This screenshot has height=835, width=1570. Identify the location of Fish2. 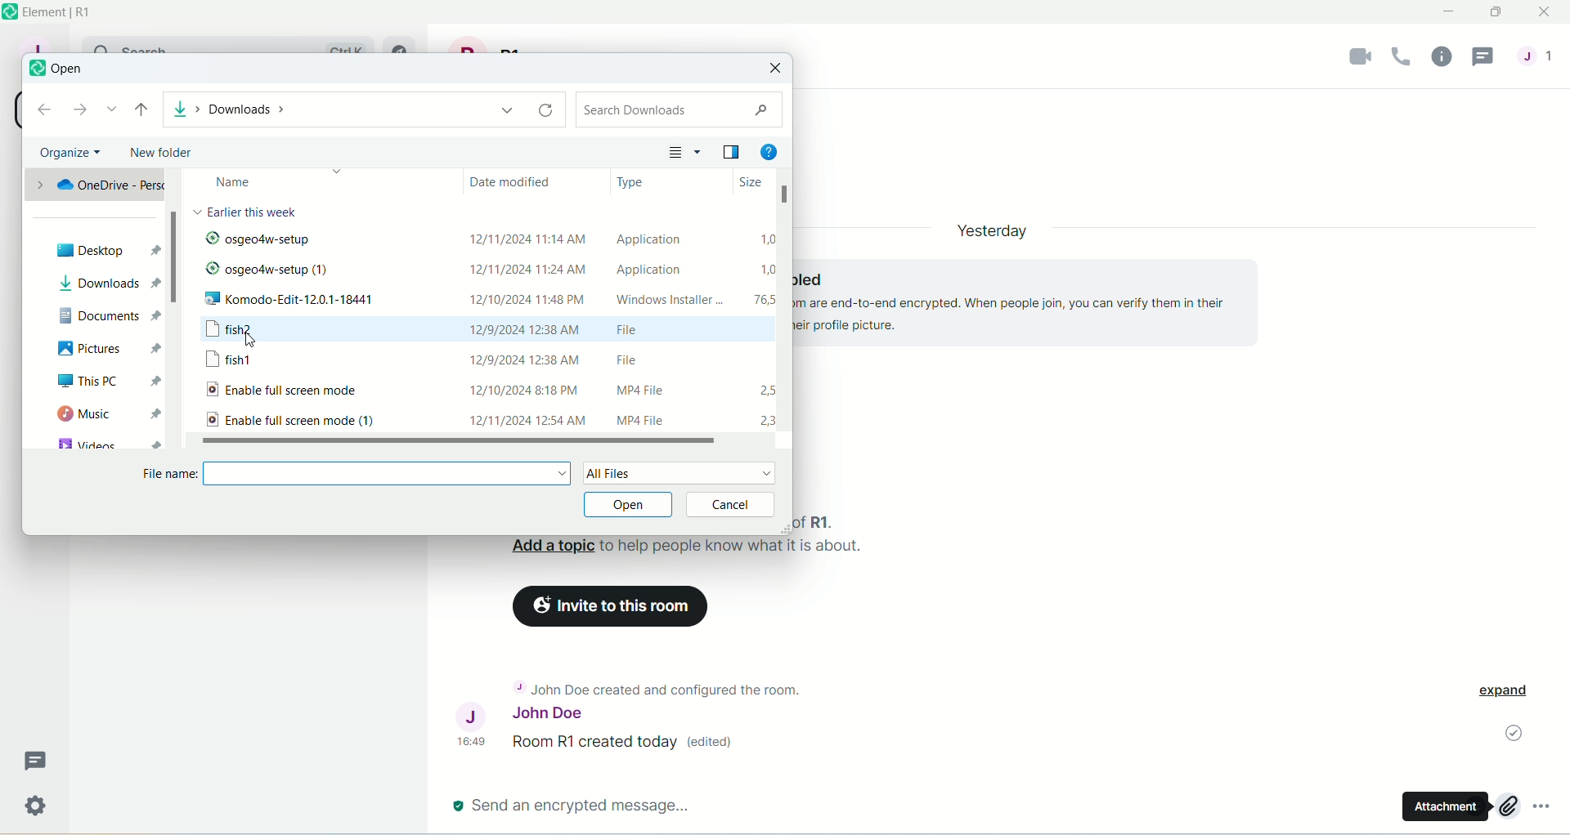
(259, 332).